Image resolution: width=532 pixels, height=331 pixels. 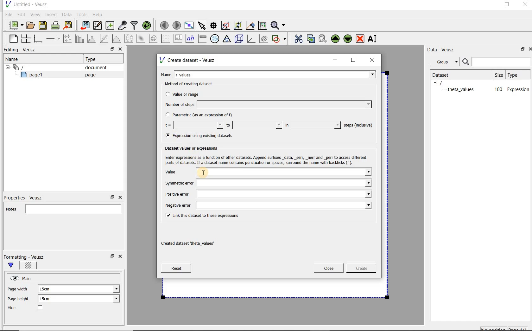 What do you see at coordinates (166, 74) in the screenshot?
I see `Name` at bounding box center [166, 74].